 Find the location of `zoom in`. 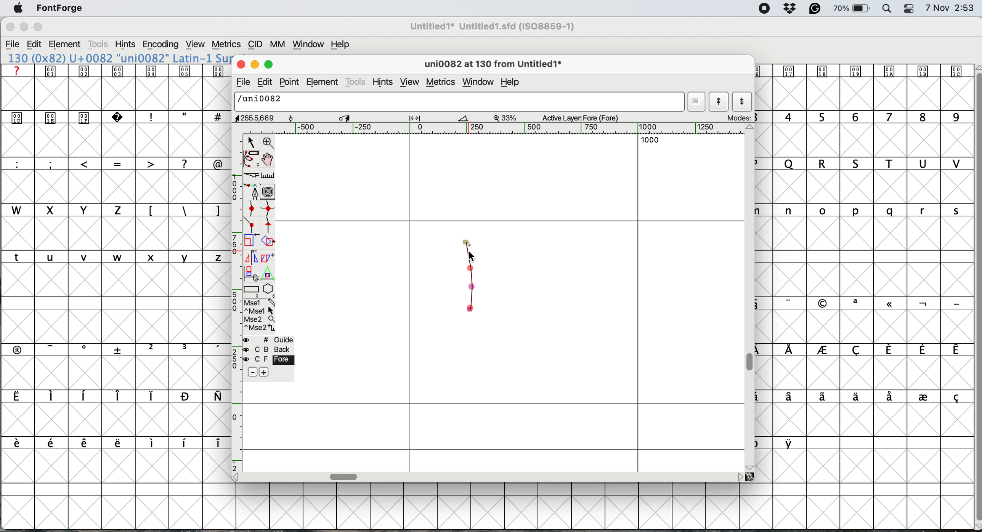

zoom in is located at coordinates (269, 142).